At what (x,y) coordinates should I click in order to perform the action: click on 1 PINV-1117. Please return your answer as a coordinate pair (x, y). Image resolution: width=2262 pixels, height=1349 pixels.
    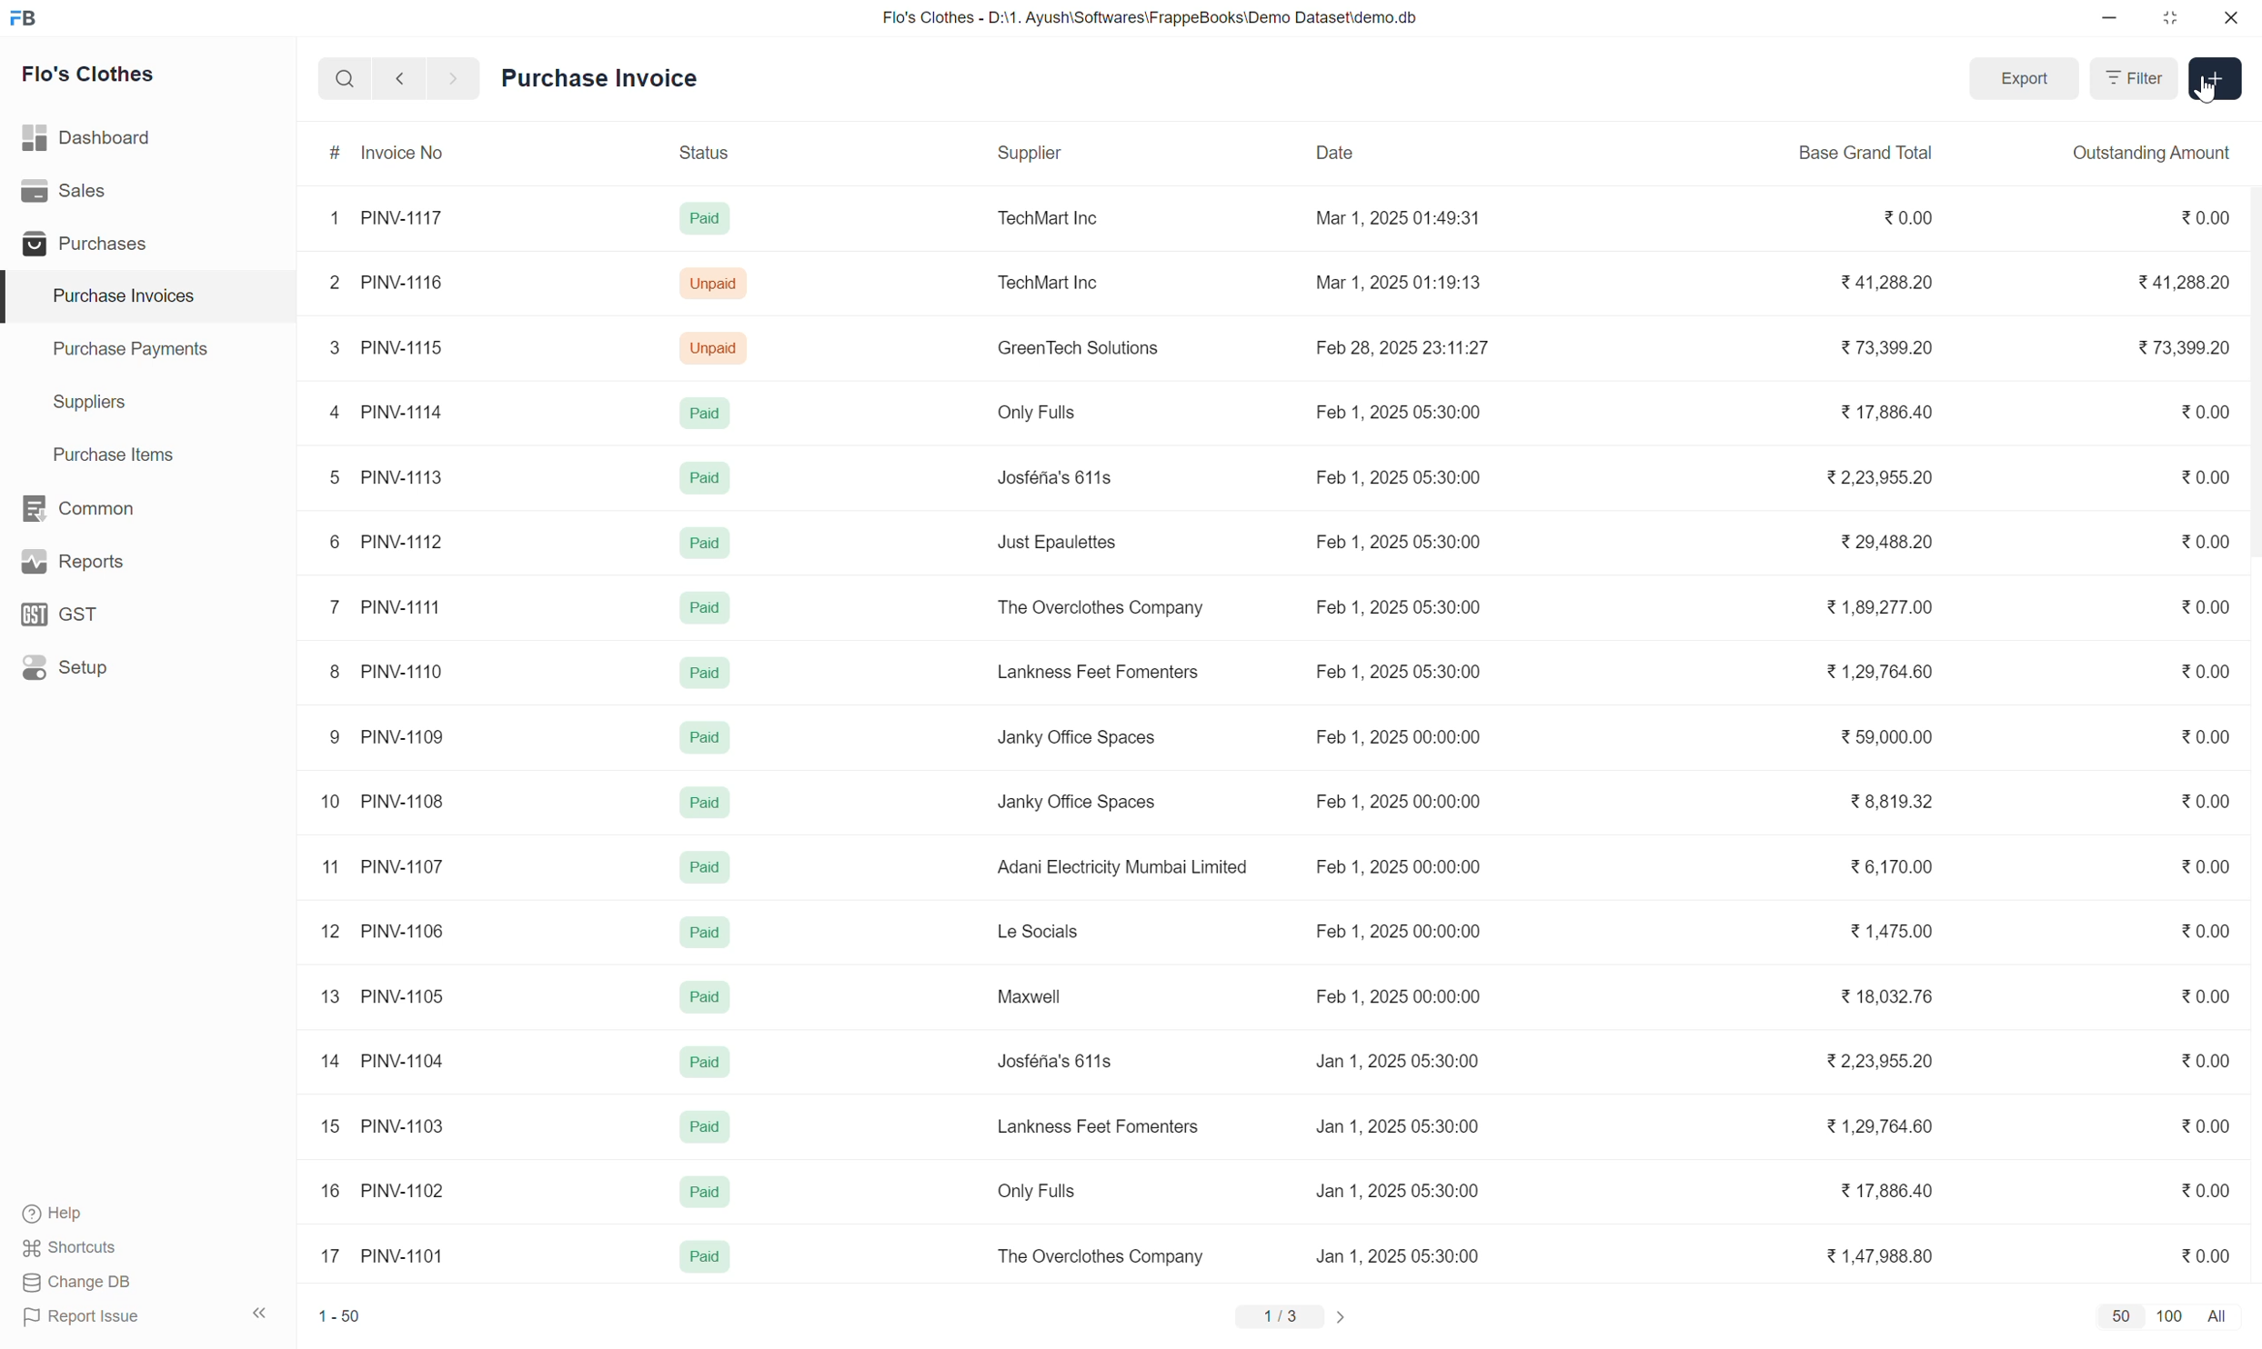
    Looking at the image, I should click on (387, 218).